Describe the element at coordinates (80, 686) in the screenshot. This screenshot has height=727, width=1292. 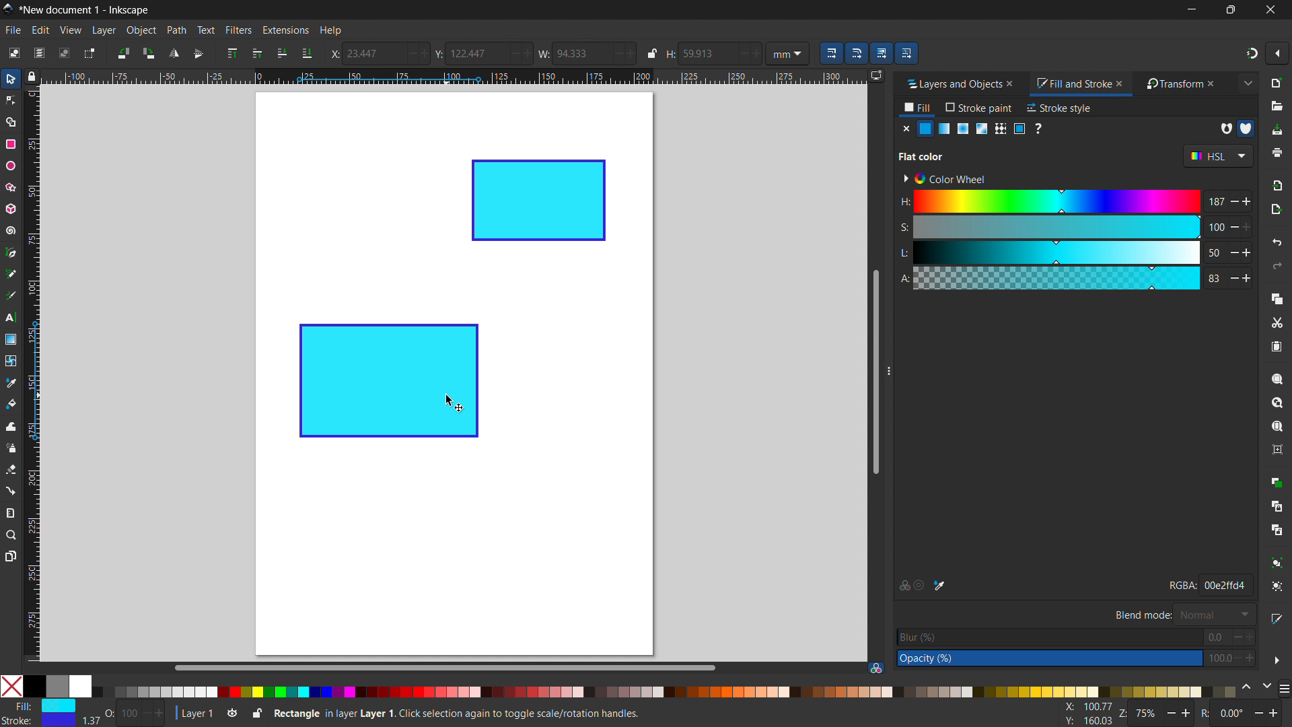
I see `White` at that location.